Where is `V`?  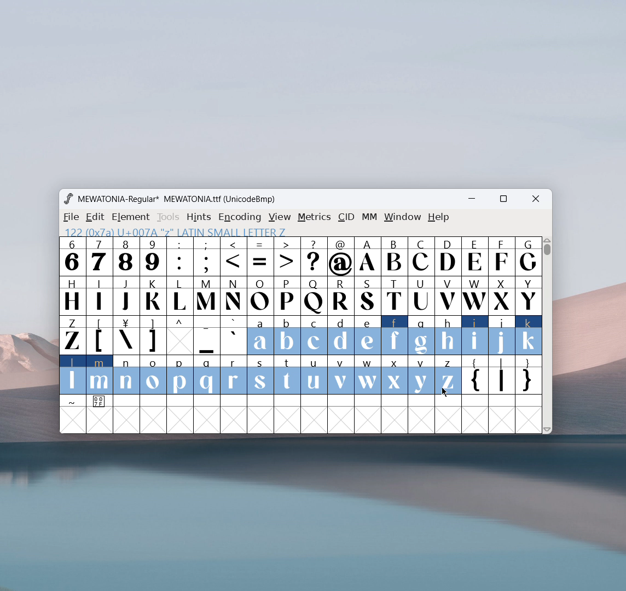
V is located at coordinates (447, 295).